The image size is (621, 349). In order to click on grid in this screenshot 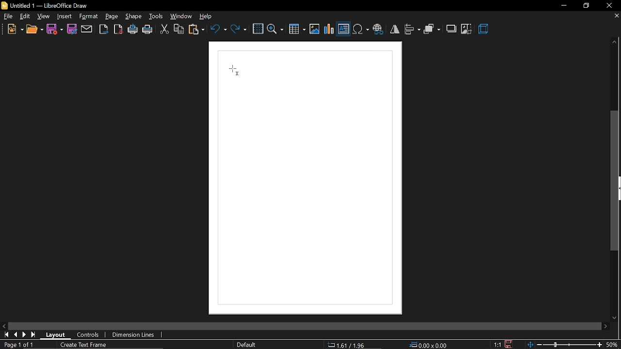, I will do `click(258, 29)`.